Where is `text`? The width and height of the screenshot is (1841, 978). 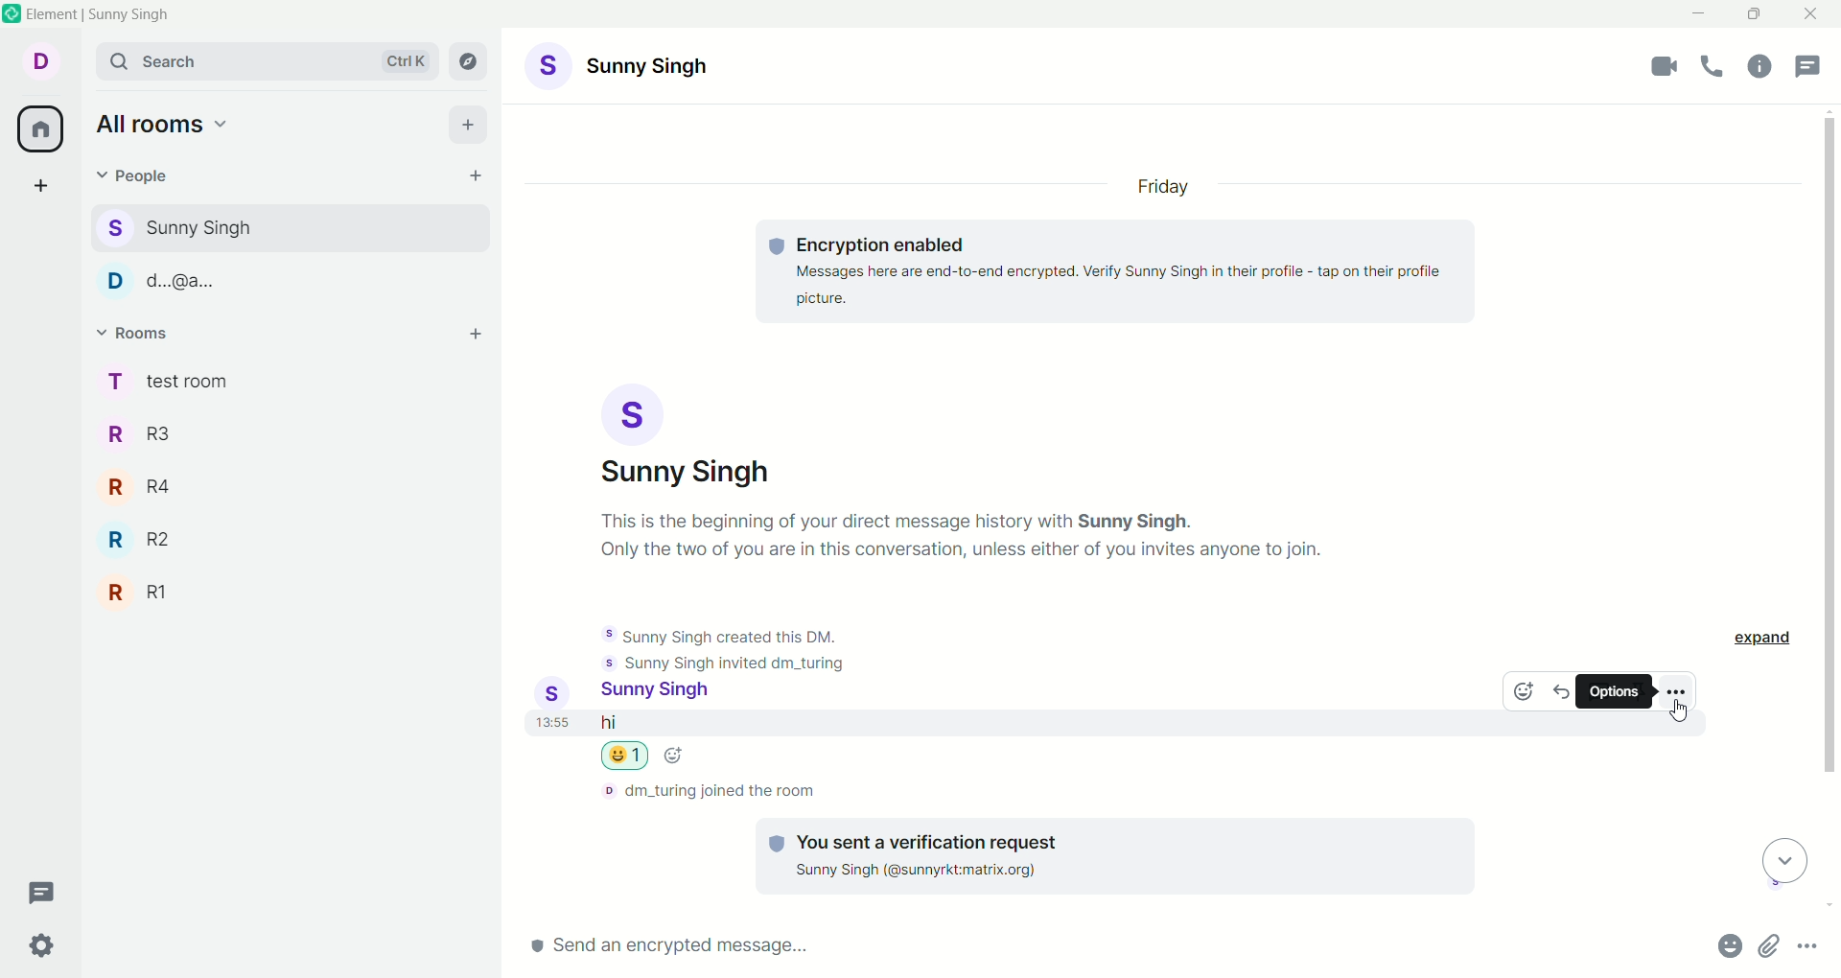
text is located at coordinates (1102, 855).